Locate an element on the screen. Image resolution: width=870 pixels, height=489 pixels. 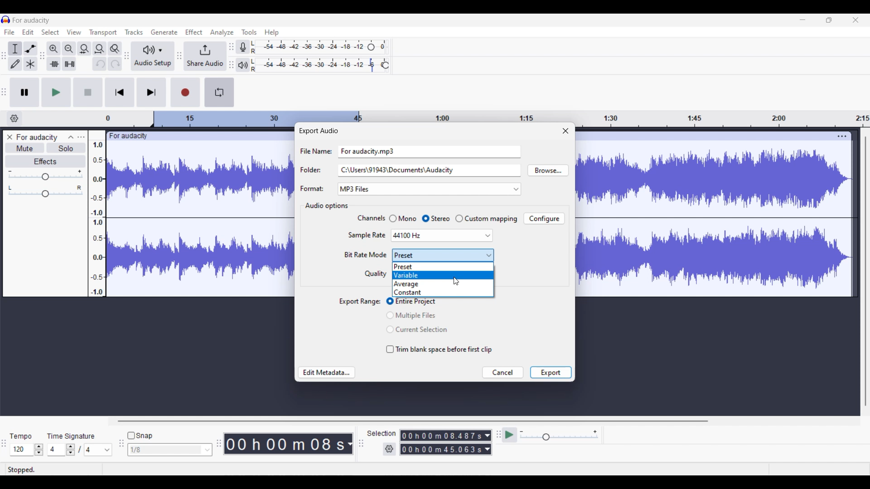
Playback level is located at coordinates (314, 65).